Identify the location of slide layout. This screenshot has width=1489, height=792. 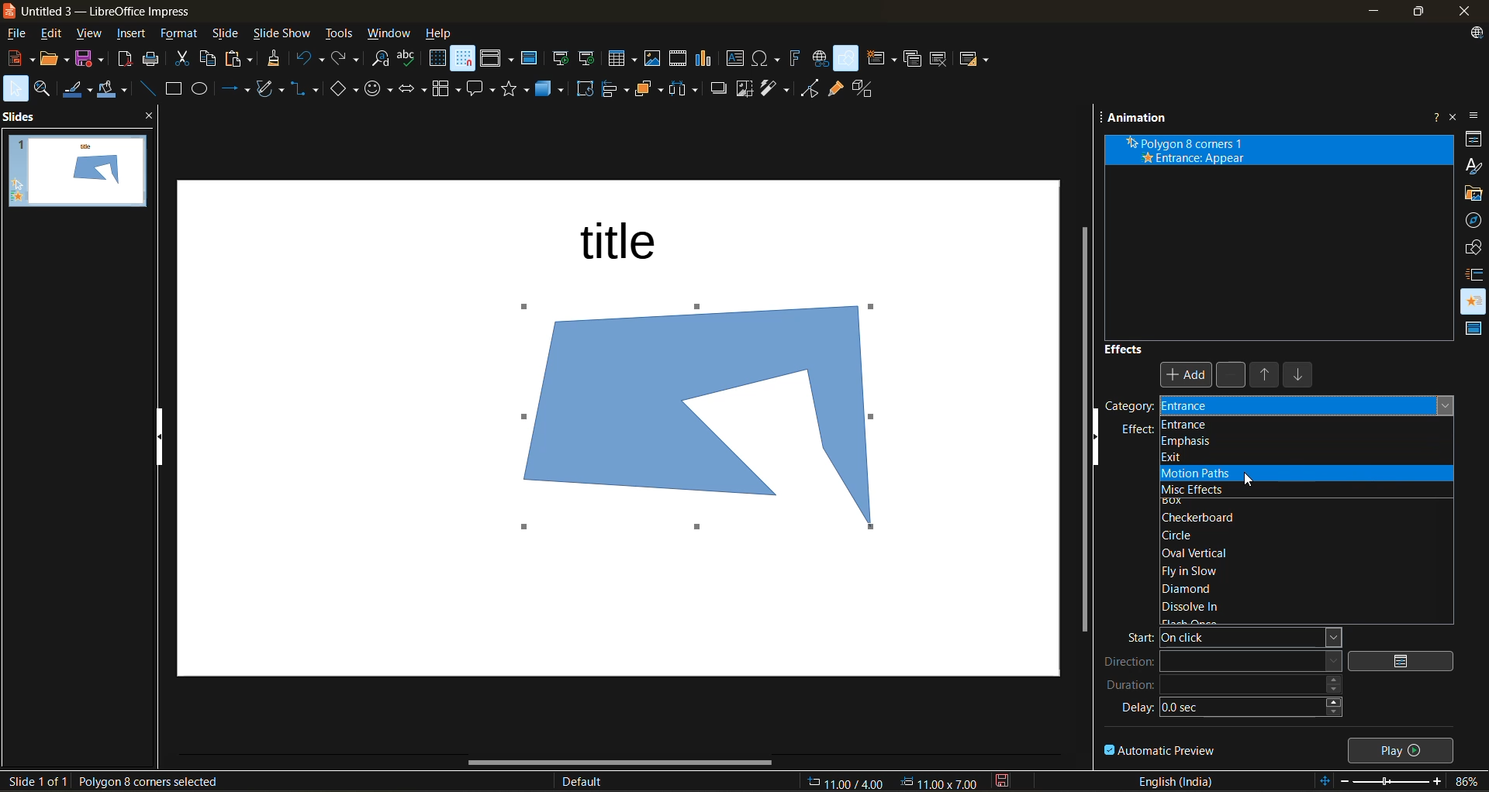
(976, 61).